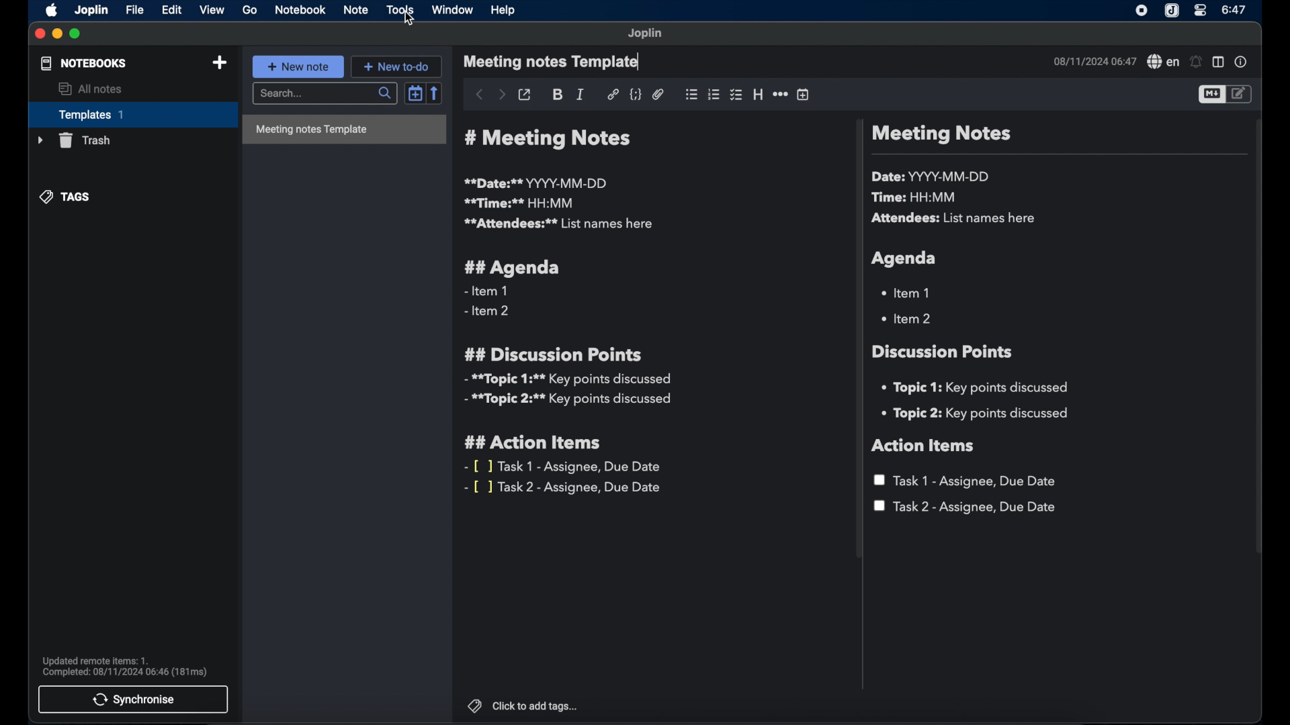 The width and height of the screenshot is (1290, 725). What do you see at coordinates (91, 9) in the screenshot?
I see `Joplin` at bounding box center [91, 9].